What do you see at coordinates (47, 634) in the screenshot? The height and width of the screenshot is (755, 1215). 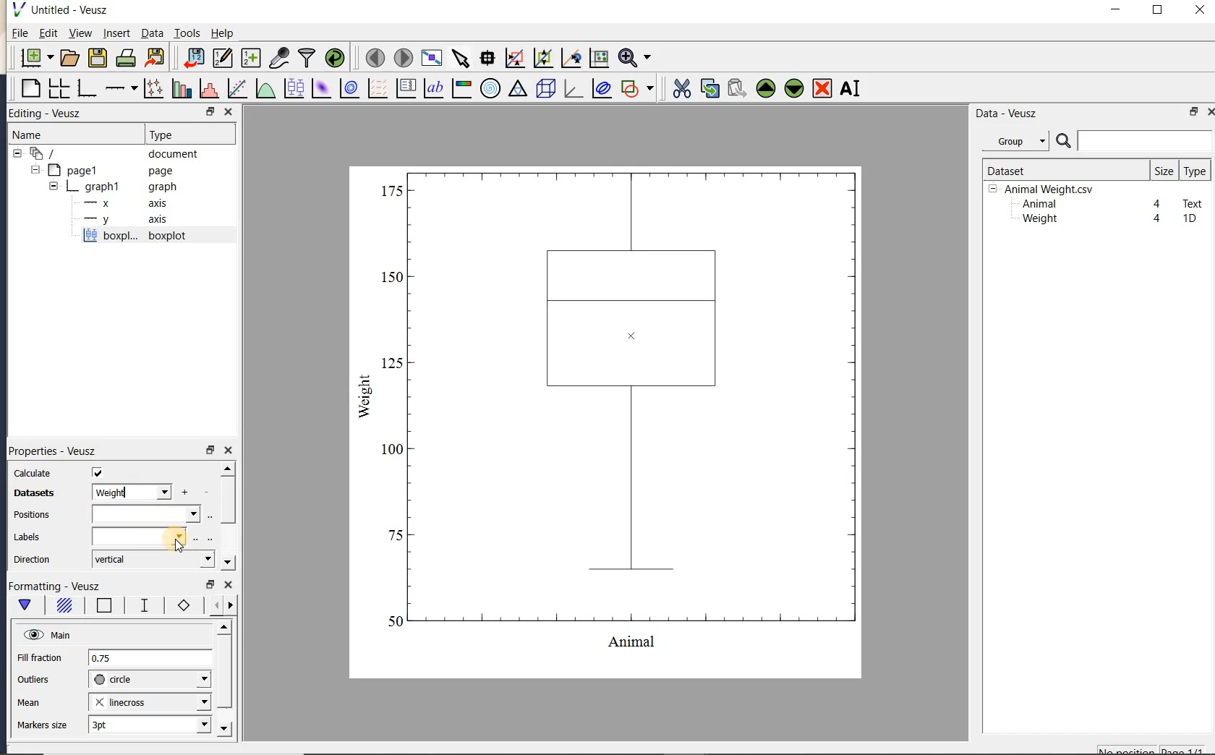 I see `Main` at bounding box center [47, 634].